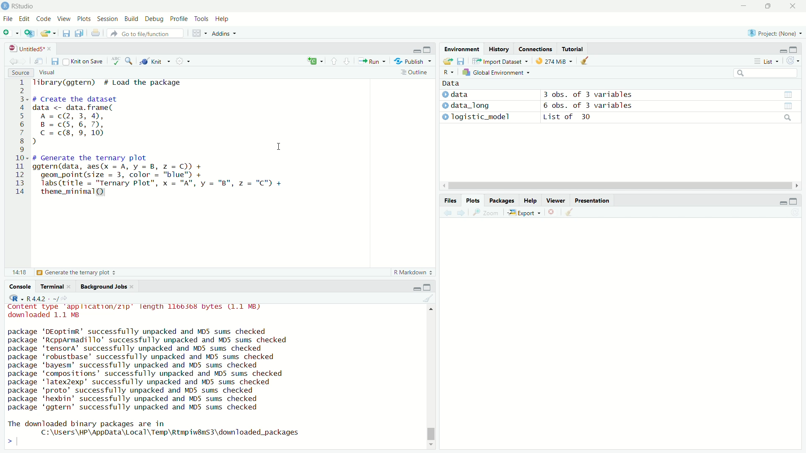 The width and height of the screenshot is (806, 453). Describe the element at coordinates (348, 62) in the screenshot. I see `downward` at that location.